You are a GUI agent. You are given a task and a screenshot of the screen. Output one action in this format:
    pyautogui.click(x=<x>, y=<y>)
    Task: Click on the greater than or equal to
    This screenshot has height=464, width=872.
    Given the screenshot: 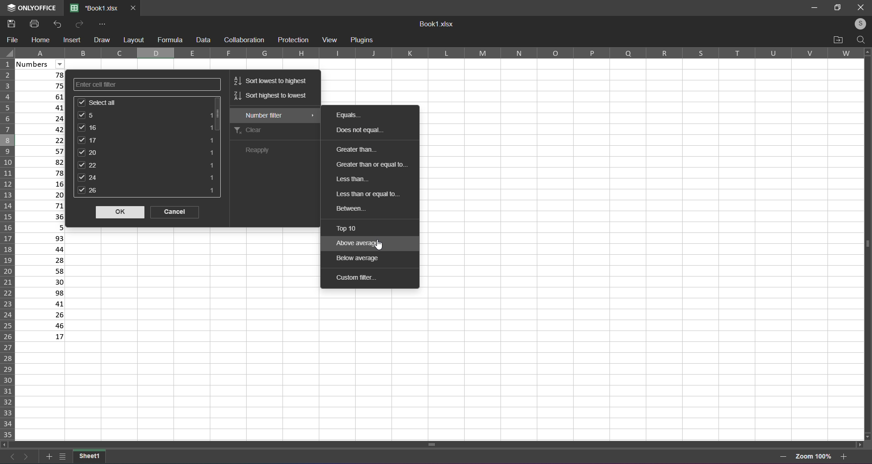 What is the action you would take?
    pyautogui.click(x=370, y=164)
    